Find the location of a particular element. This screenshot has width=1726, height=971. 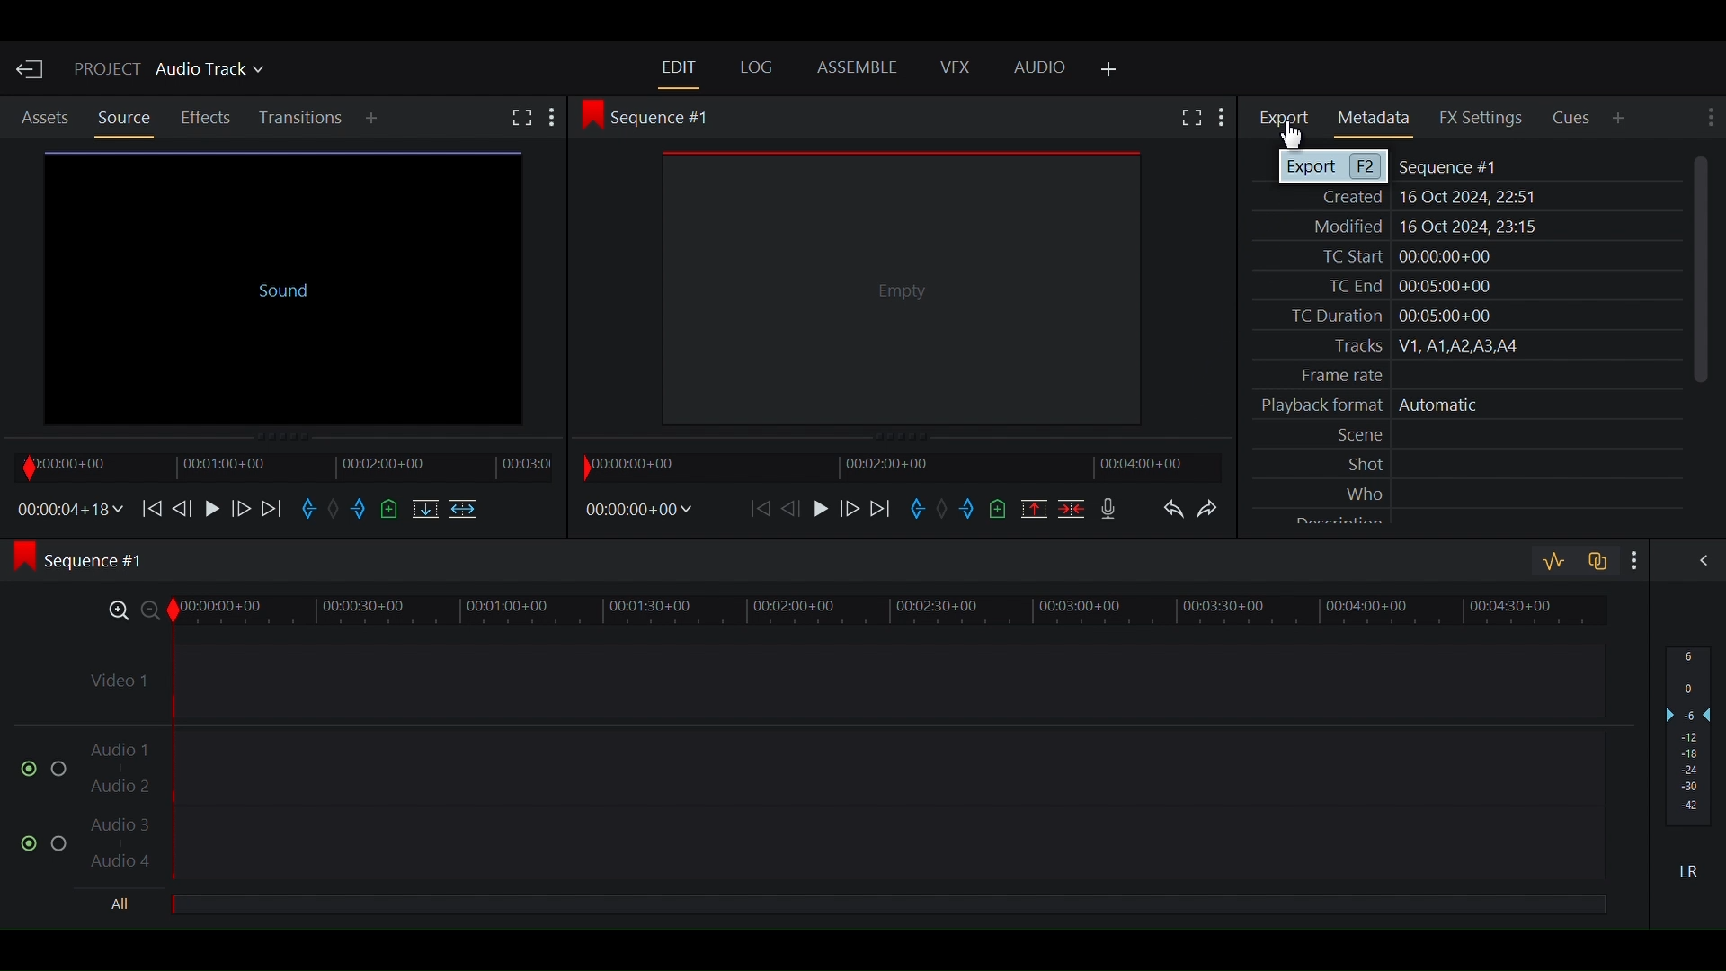

Clear marks is located at coordinates (338, 511).